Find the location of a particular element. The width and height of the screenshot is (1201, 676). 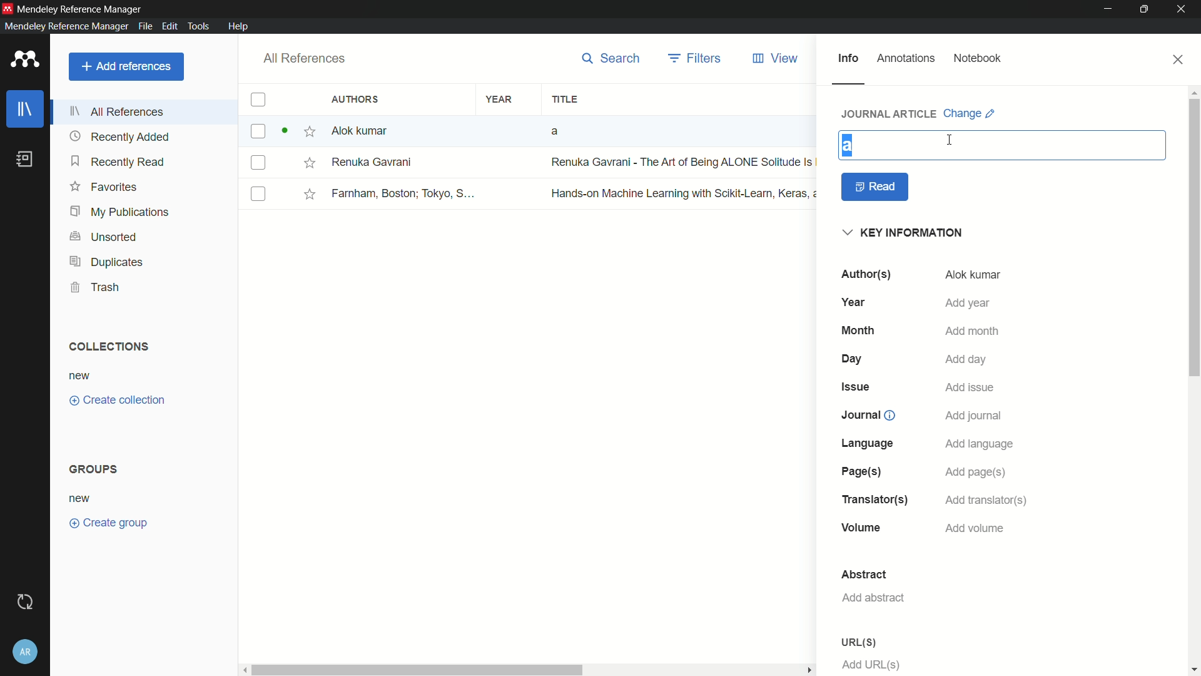

translations is located at coordinates (874, 499).